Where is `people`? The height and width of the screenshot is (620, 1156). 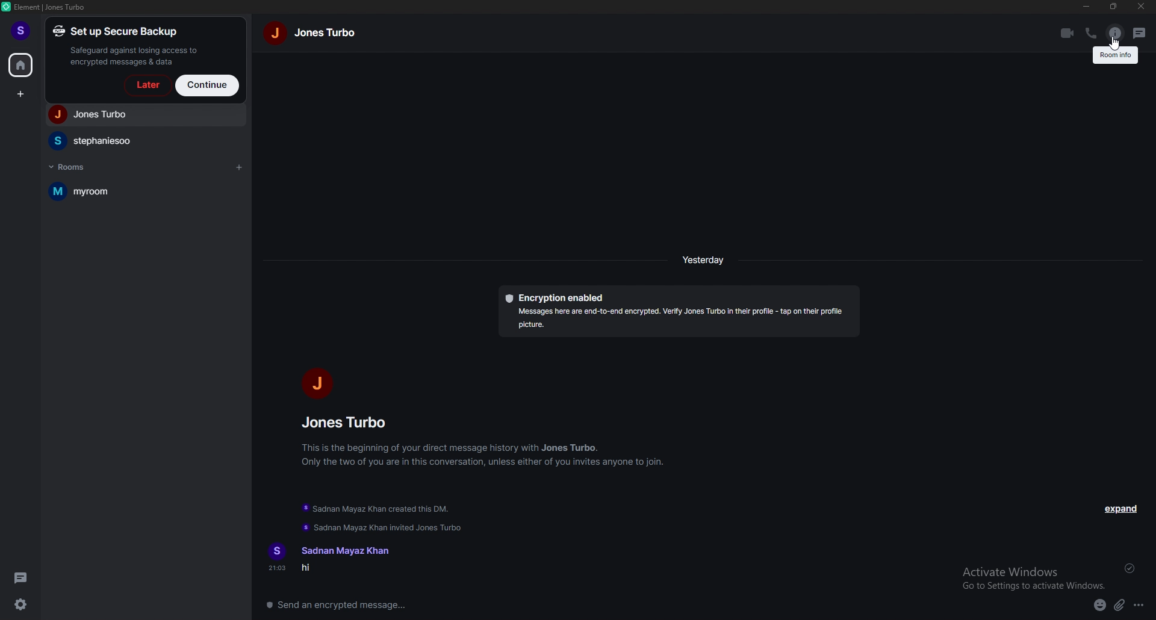
people is located at coordinates (348, 422).